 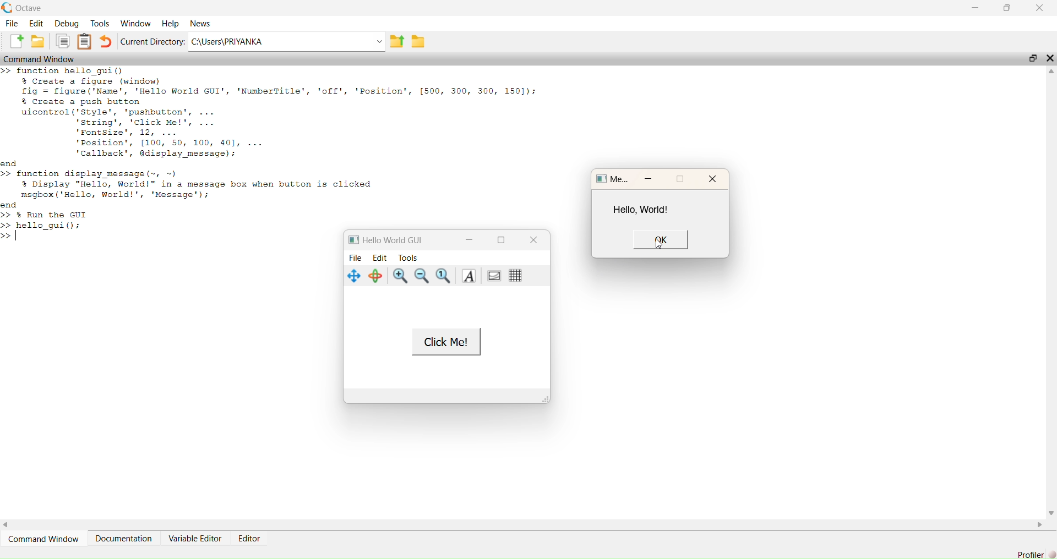 I want to click on File, so click(x=357, y=258).